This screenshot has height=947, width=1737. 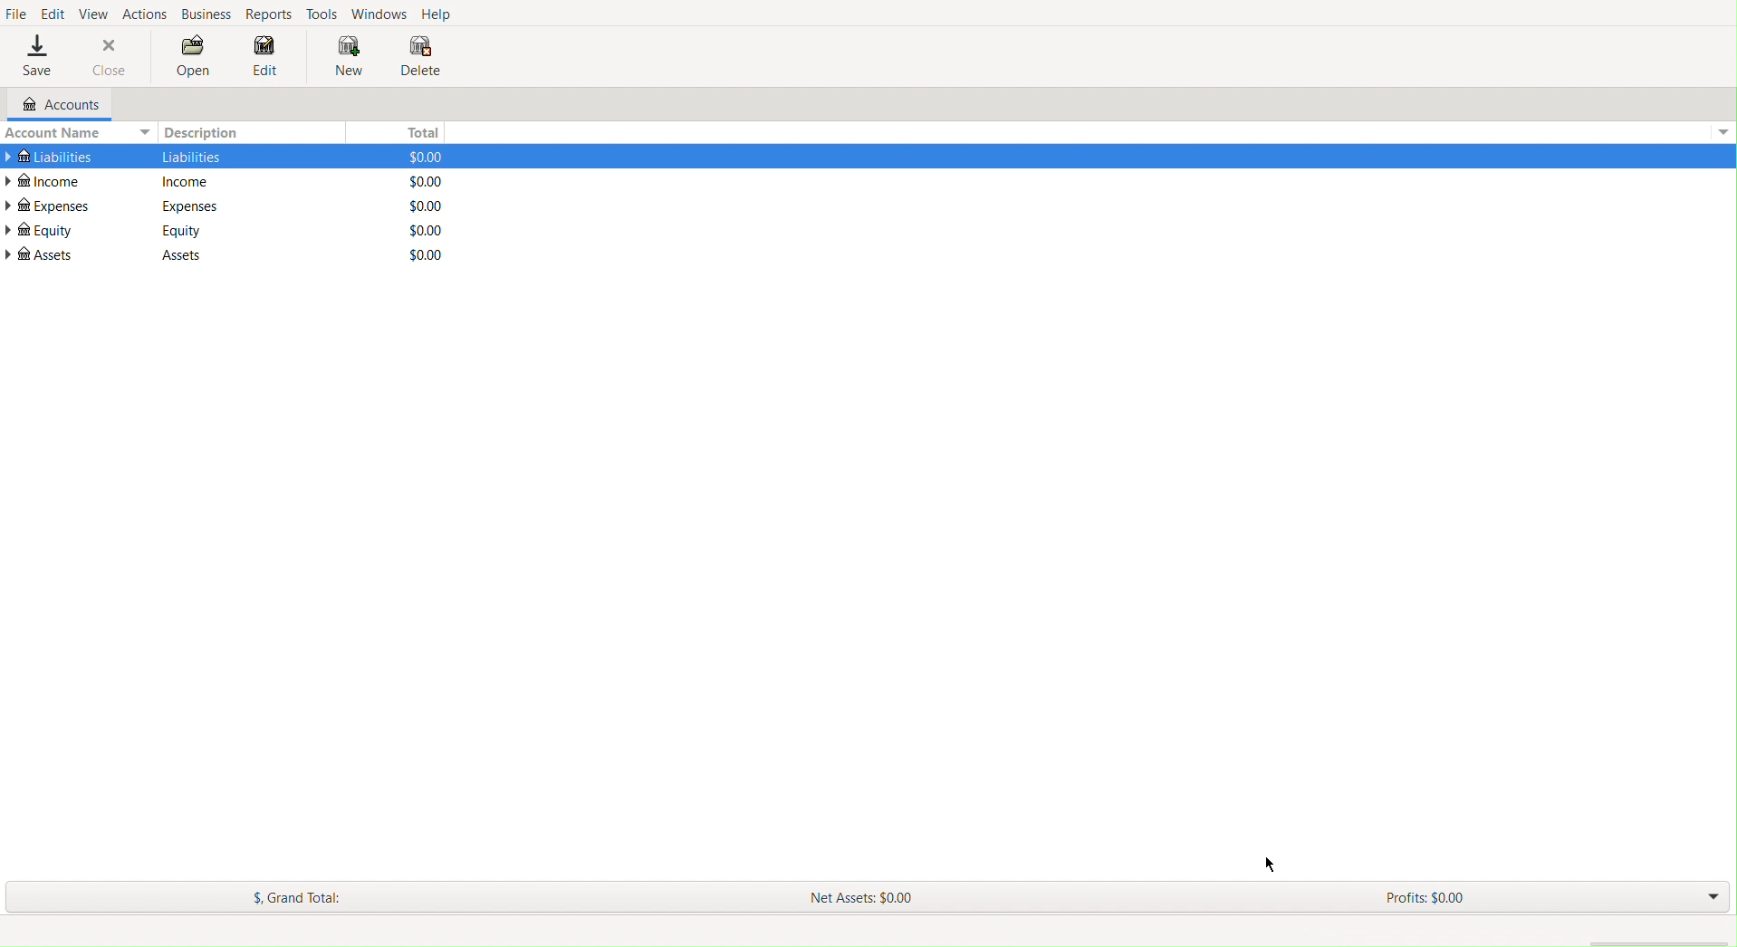 What do you see at coordinates (95, 12) in the screenshot?
I see `View` at bounding box center [95, 12].